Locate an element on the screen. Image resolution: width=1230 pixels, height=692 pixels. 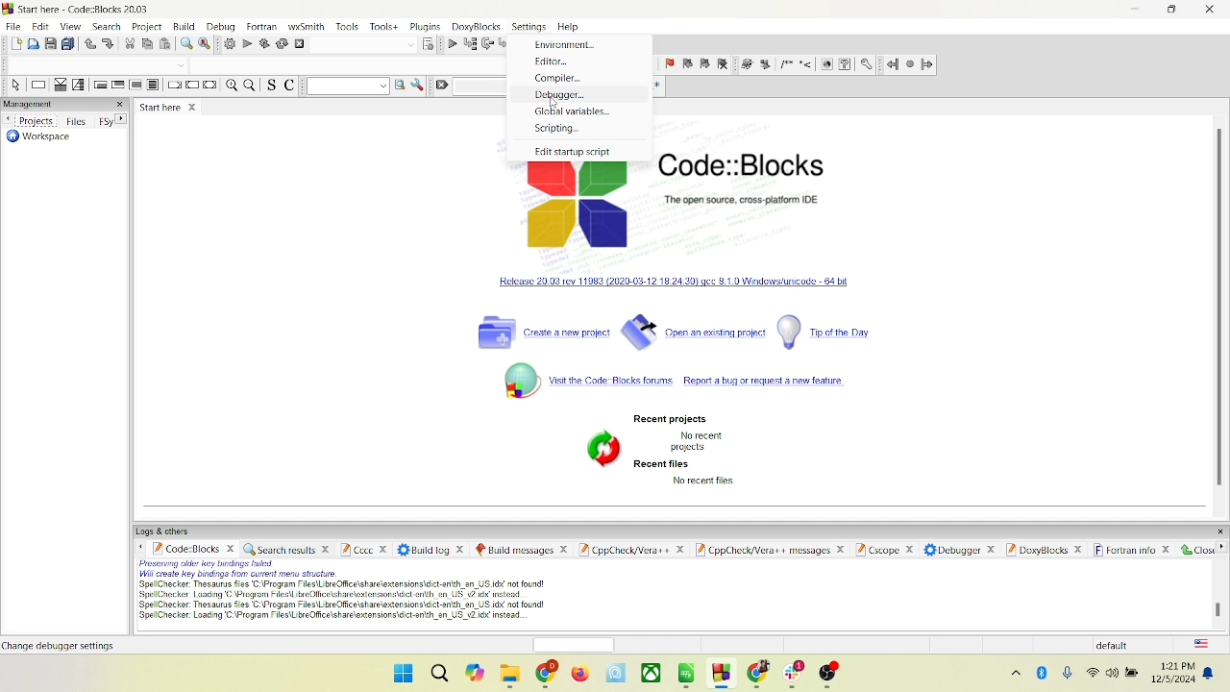
wxSmith is located at coordinates (307, 26).